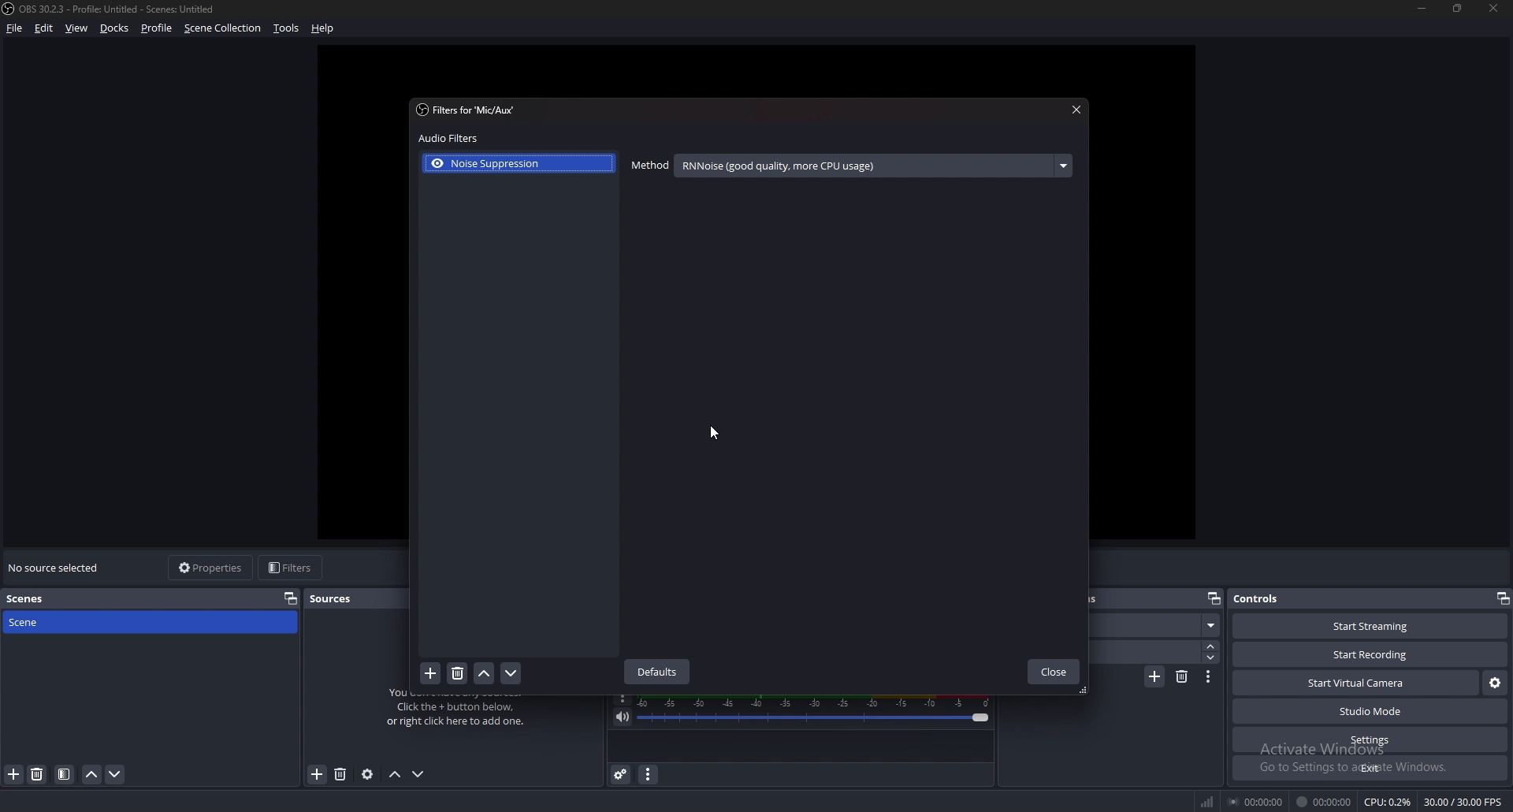  Describe the element at coordinates (1359, 683) in the screenshot. I see `start virtual camera` at that location.